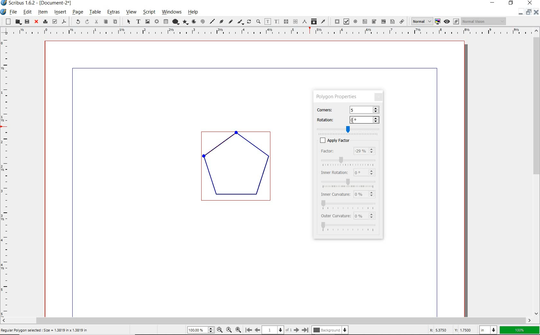 The image size is (540, 335). I want to click on paste, so click(115, 22).